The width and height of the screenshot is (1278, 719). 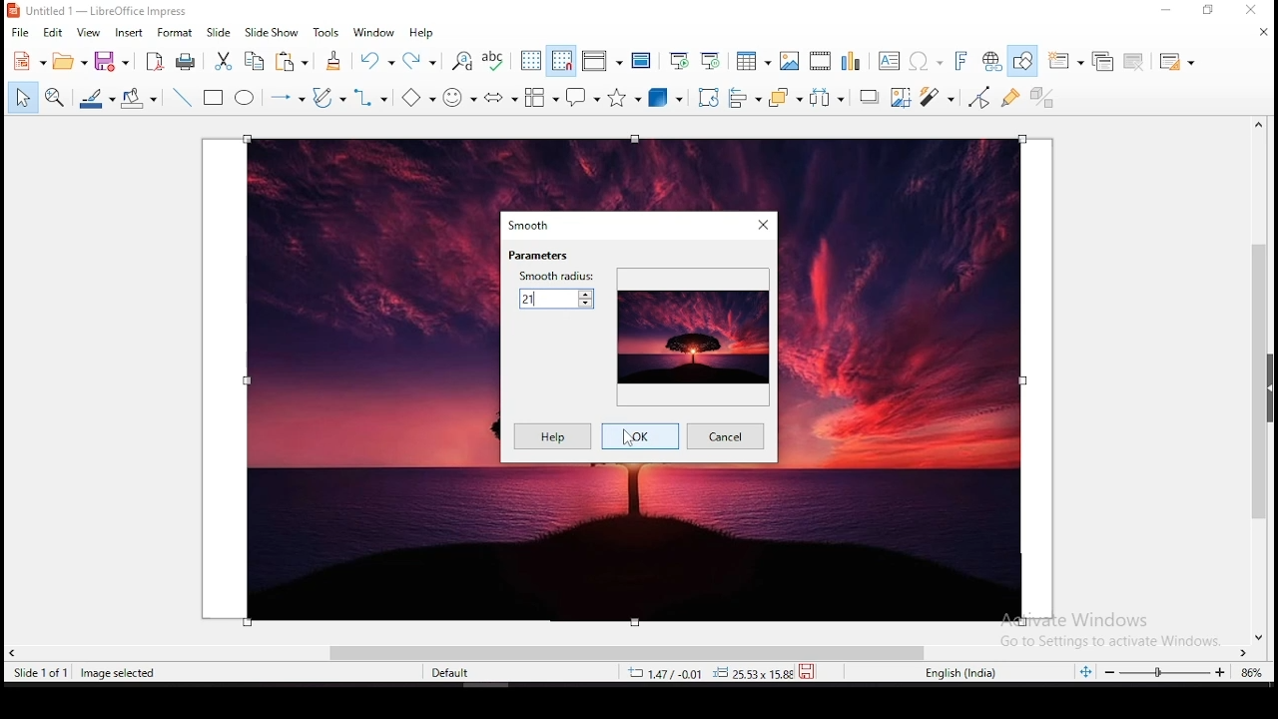 I want to click on crop image, so click(x=903, y=98).